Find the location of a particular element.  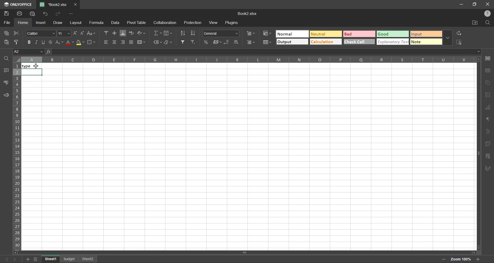

print is located at coordinates (19, 14).